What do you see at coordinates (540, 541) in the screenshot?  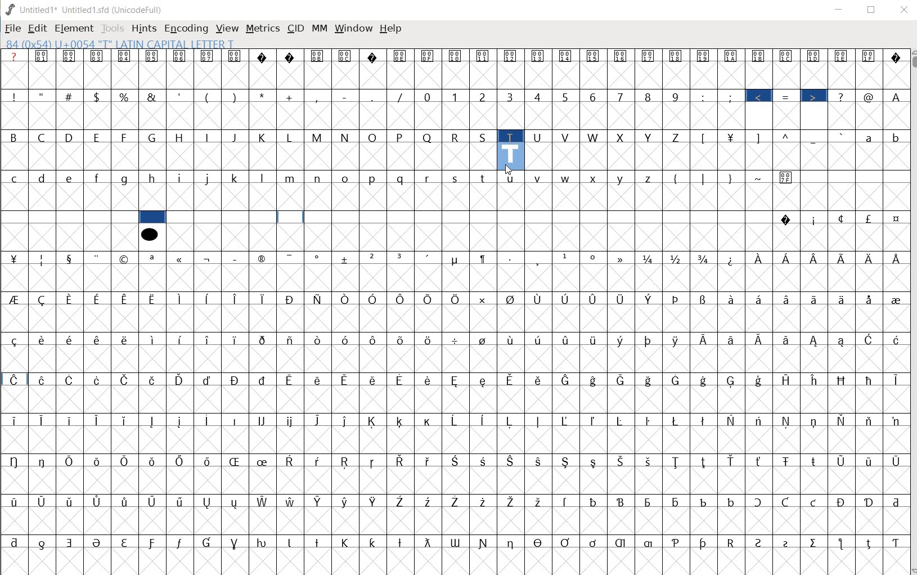 I see `Symbol` at bounding box center [540, 541].